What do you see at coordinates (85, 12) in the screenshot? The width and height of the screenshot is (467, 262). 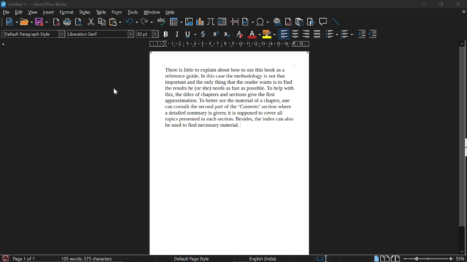 I see `styles` at bounding box center [85, 12].